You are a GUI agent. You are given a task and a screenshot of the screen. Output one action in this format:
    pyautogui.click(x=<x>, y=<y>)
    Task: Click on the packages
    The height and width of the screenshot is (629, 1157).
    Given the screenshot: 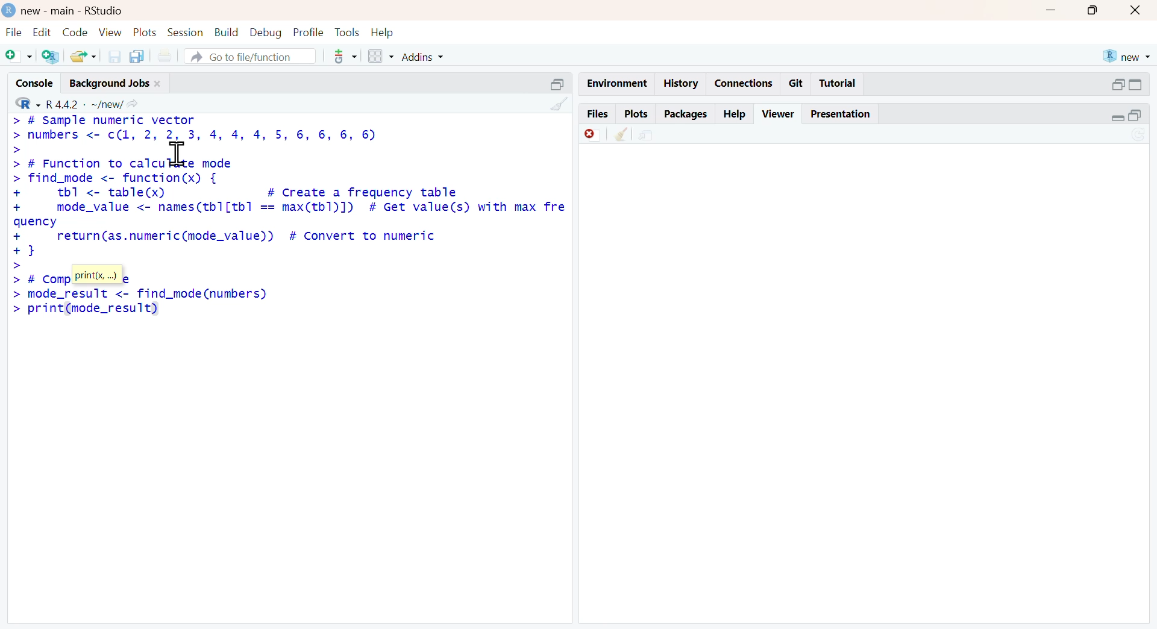 What is the action you would take?
    pyautogui.click(x=687, y=116)
    